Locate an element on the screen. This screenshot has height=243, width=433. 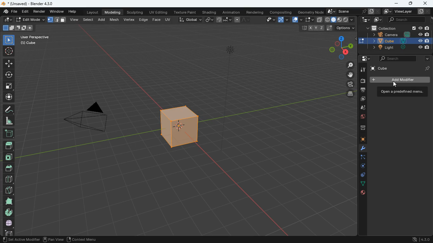
uv is located at coordinates (169, 19).